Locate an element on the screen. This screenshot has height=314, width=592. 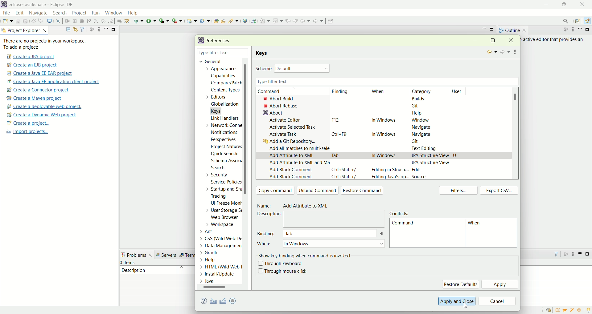
next edit location is located at coordinates (296, 20).